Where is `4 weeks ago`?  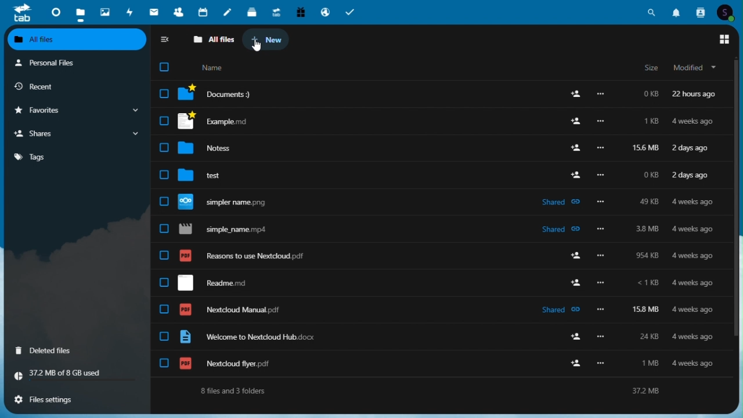
4 weeks ago is located at coordinates (693, 284).